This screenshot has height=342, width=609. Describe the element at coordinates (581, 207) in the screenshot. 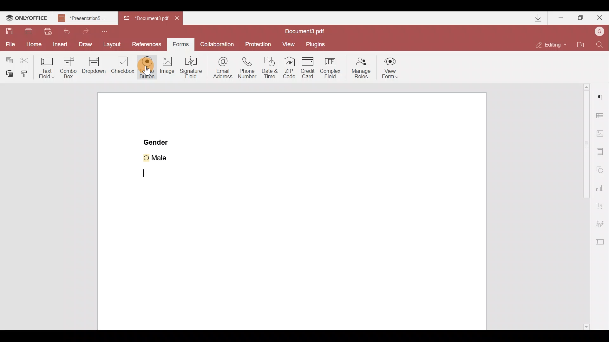

I see `Scroll bar` at that location.